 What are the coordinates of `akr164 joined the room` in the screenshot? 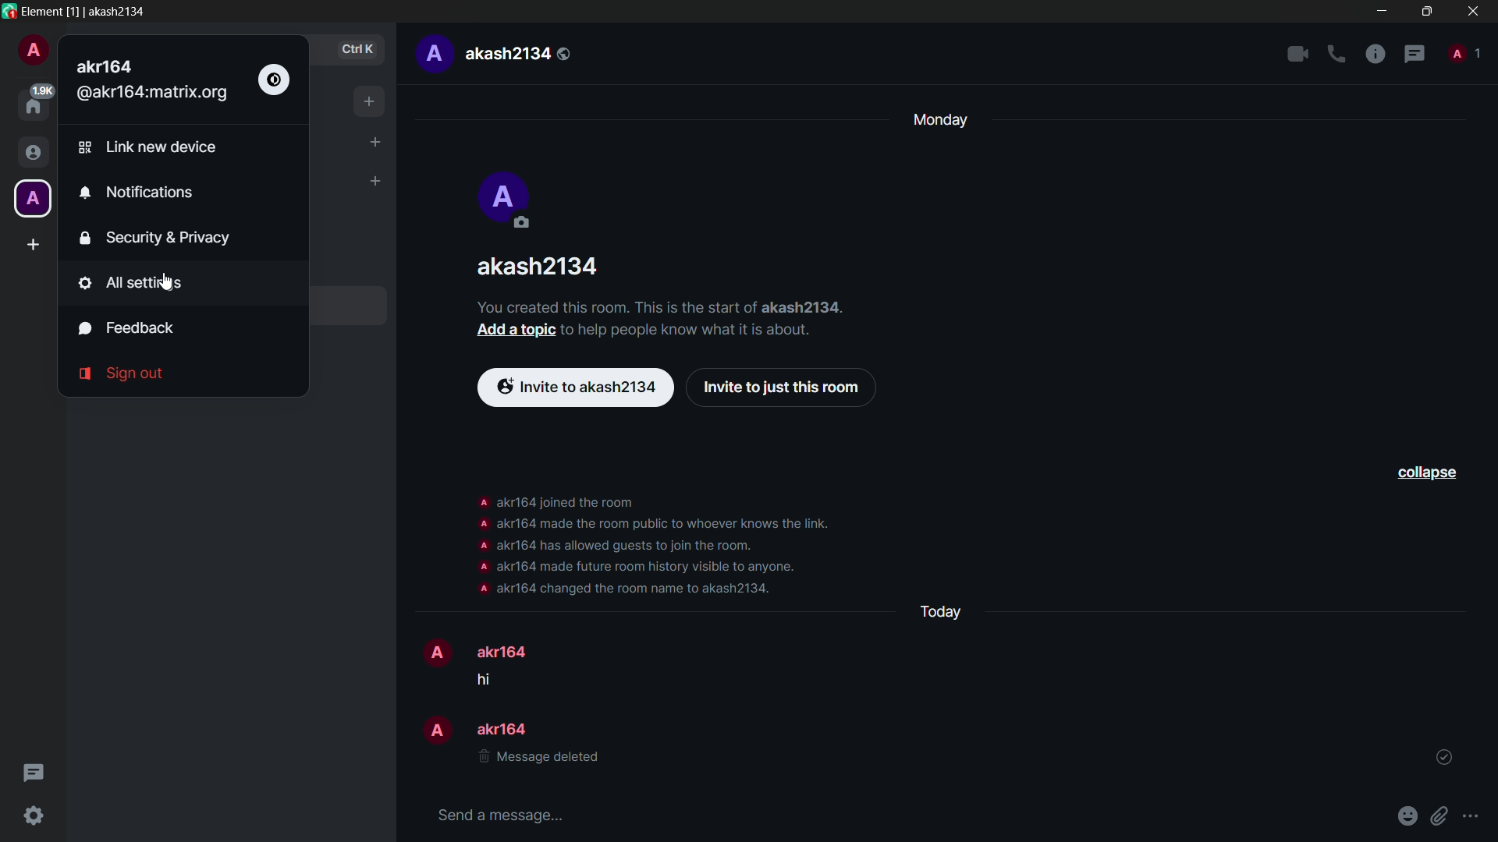 It's located at (566, 501).